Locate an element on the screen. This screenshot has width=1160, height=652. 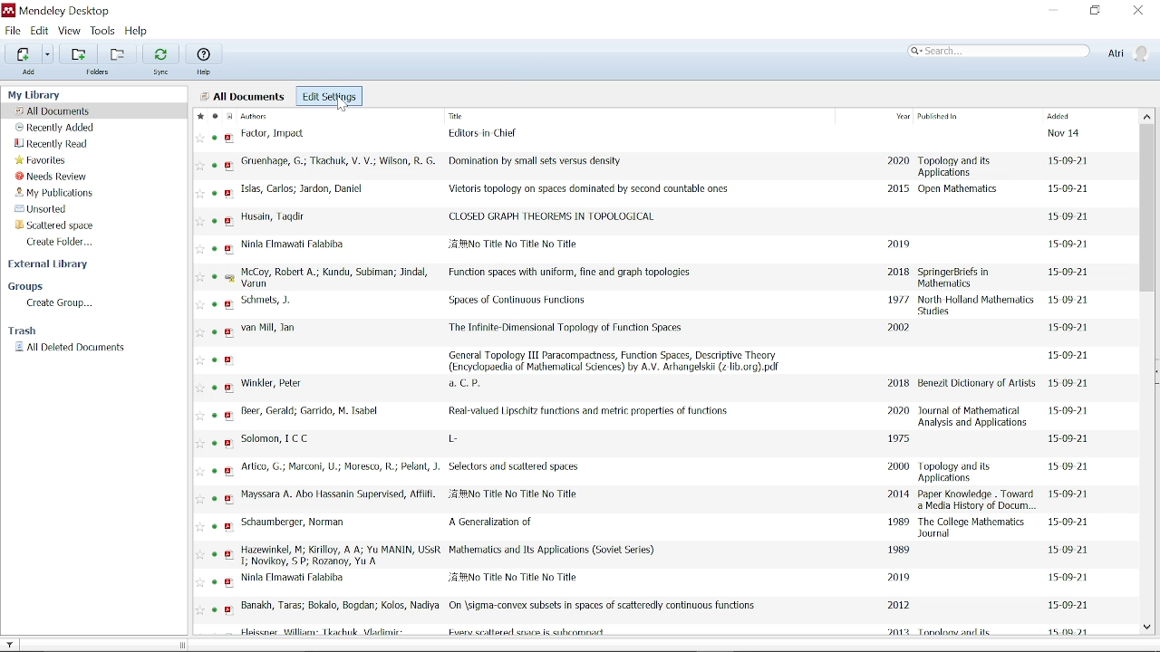
Trash is located at coordinates (27, 331).